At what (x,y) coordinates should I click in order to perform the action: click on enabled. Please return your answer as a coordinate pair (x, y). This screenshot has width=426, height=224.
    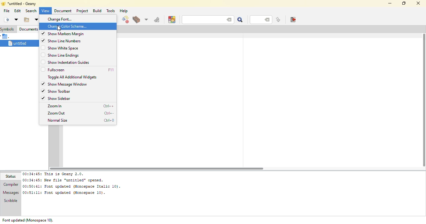
    Looking at the image, I should click on (43, 40).